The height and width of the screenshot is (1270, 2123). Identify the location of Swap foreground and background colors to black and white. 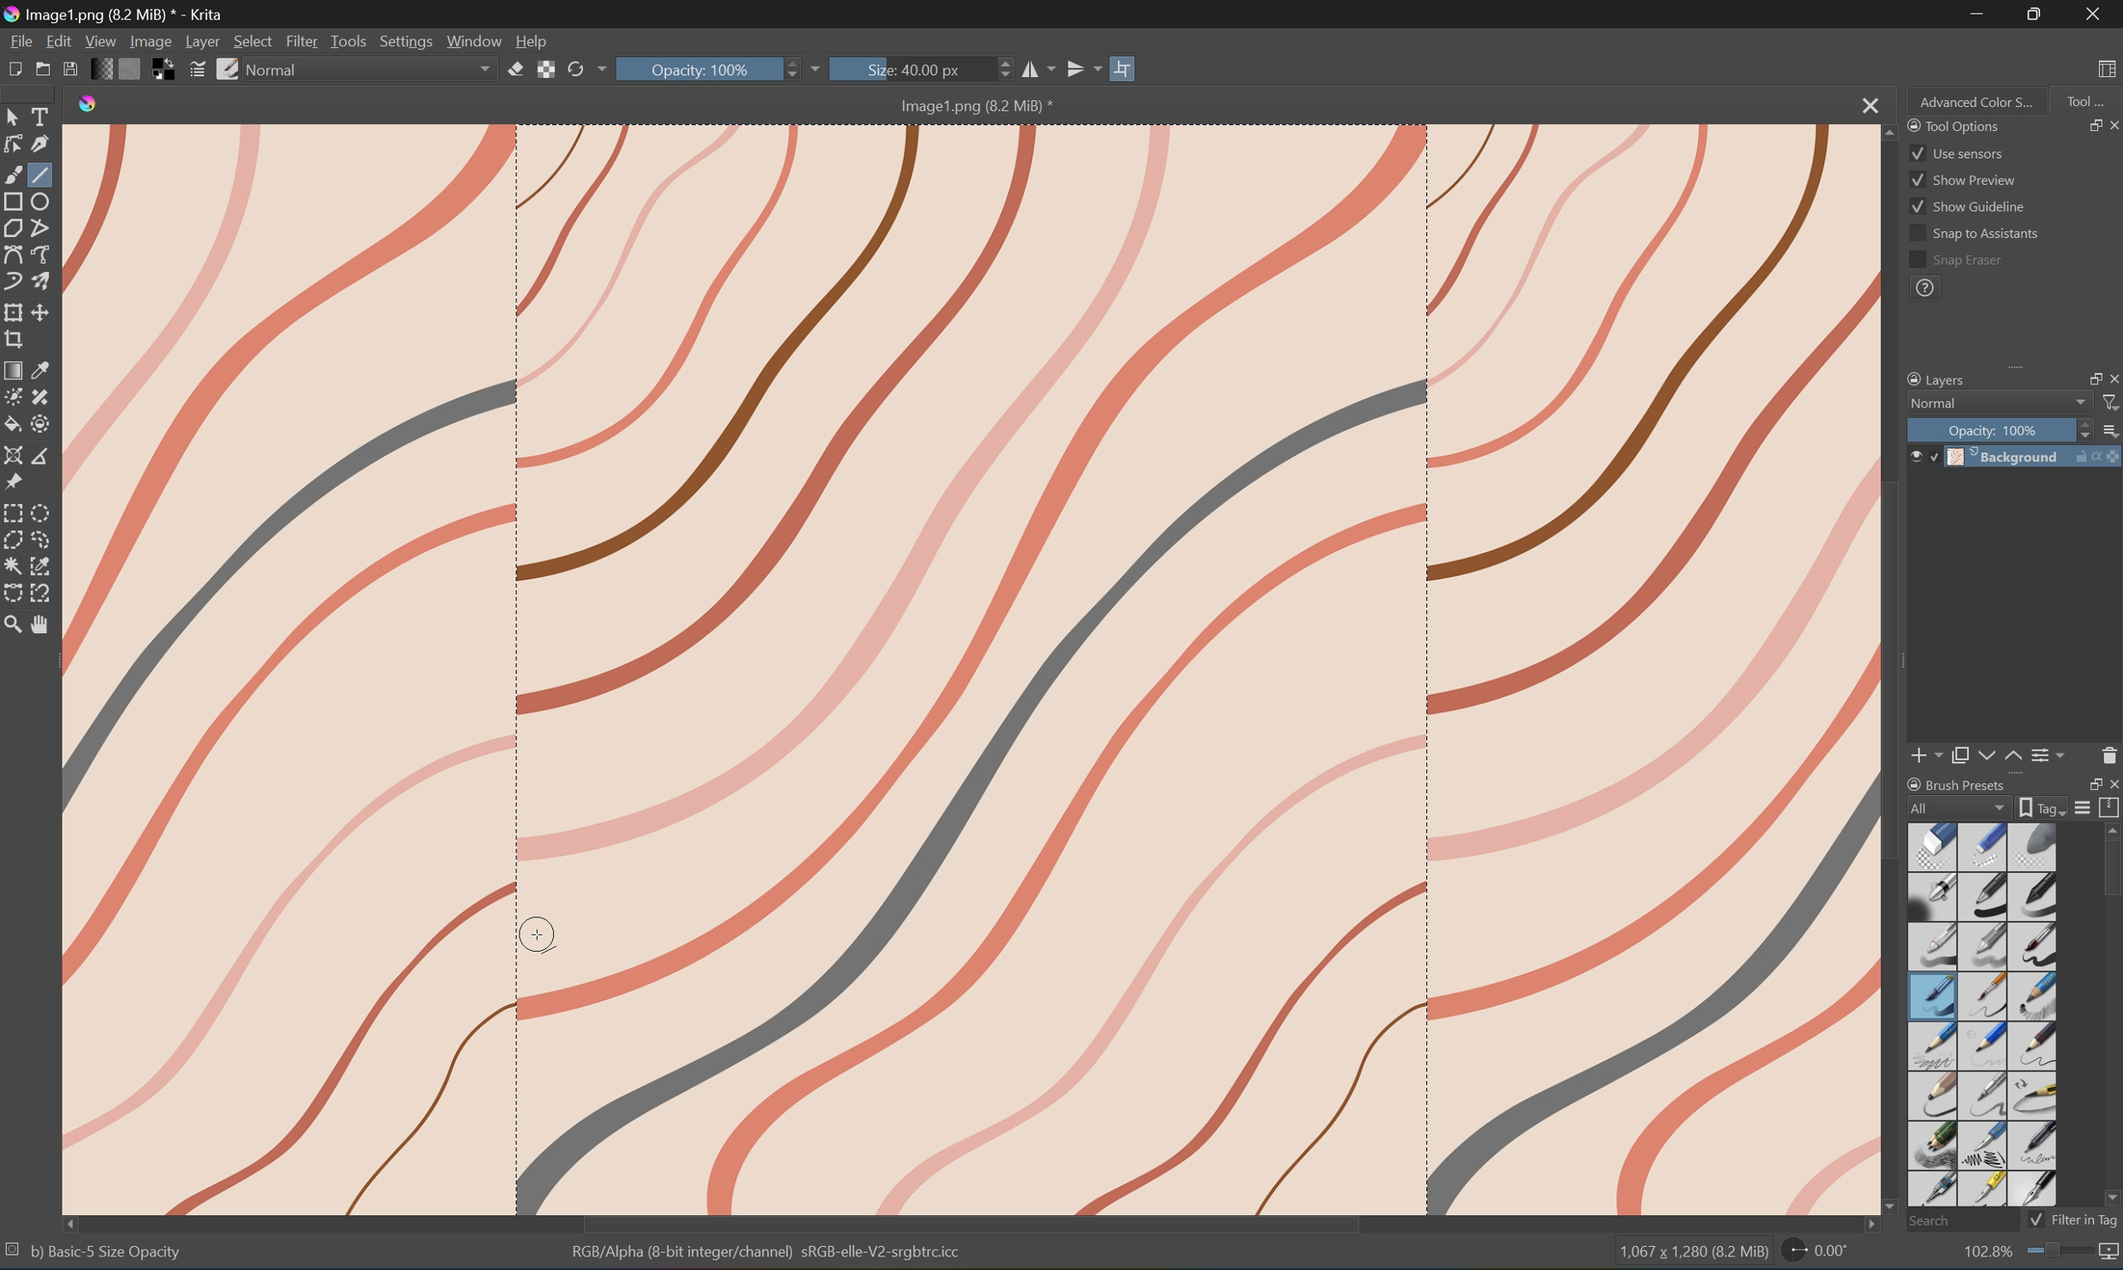
(164, 70).